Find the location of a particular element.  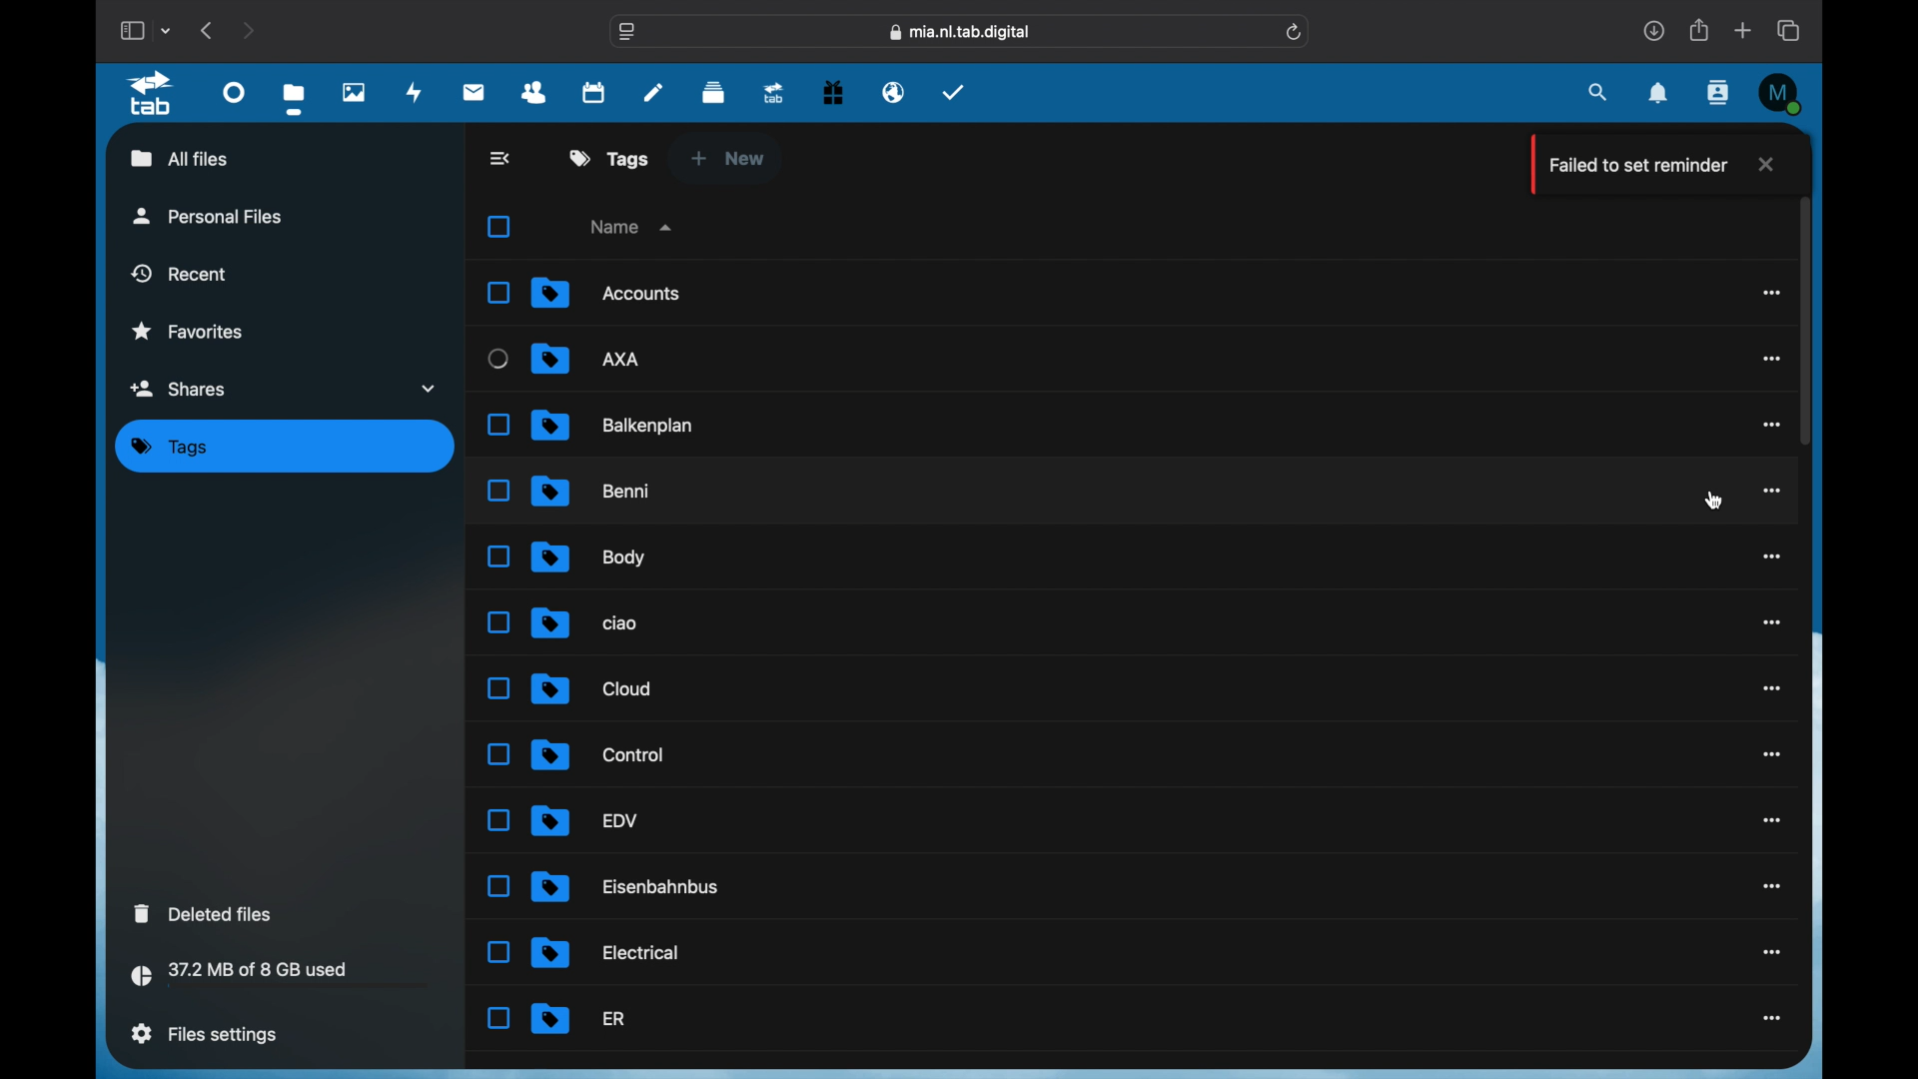

new tab is located at coordinates (1744, 31).